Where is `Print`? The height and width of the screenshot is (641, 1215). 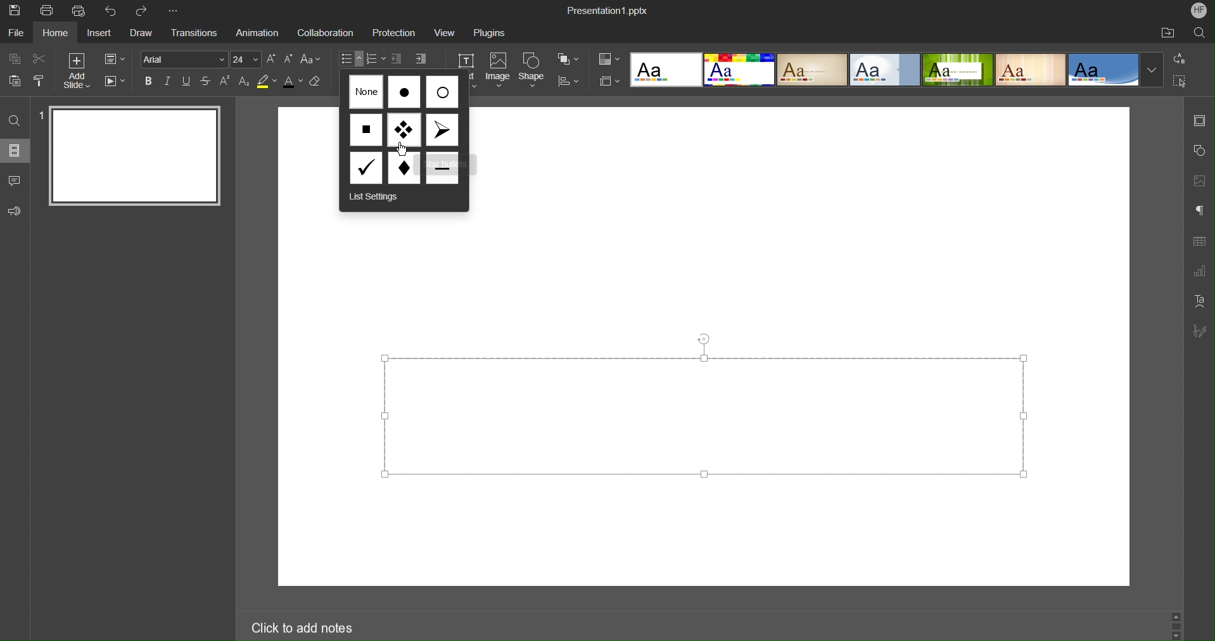
Print is located at coordinates (47, 11).